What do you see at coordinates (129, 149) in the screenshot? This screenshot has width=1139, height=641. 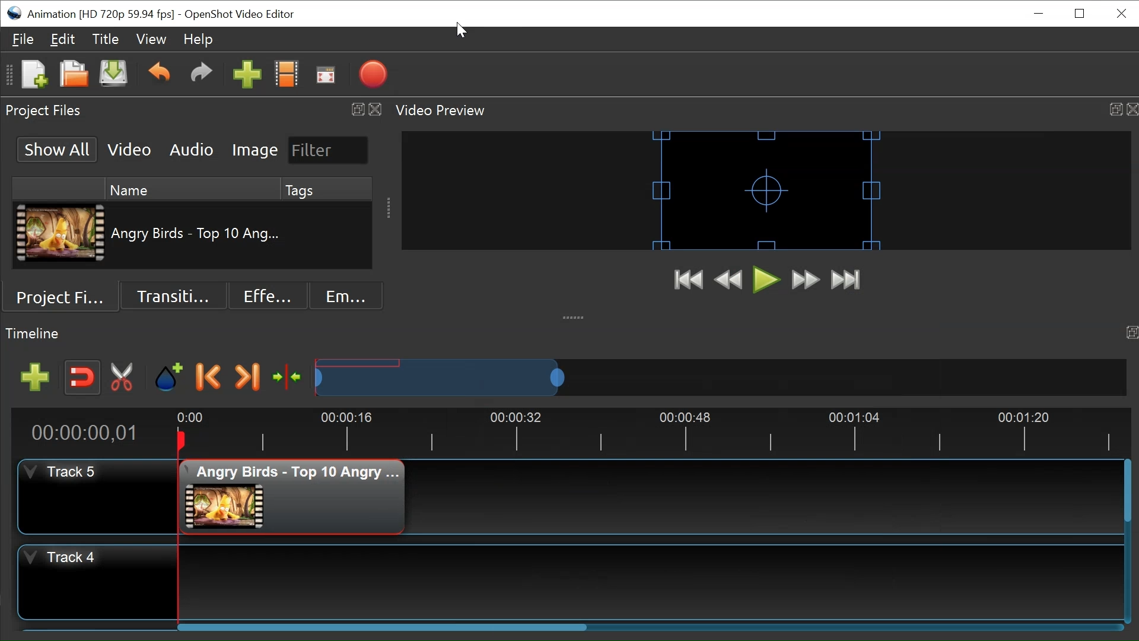 I see `Video` at bounding box center [129, 149].